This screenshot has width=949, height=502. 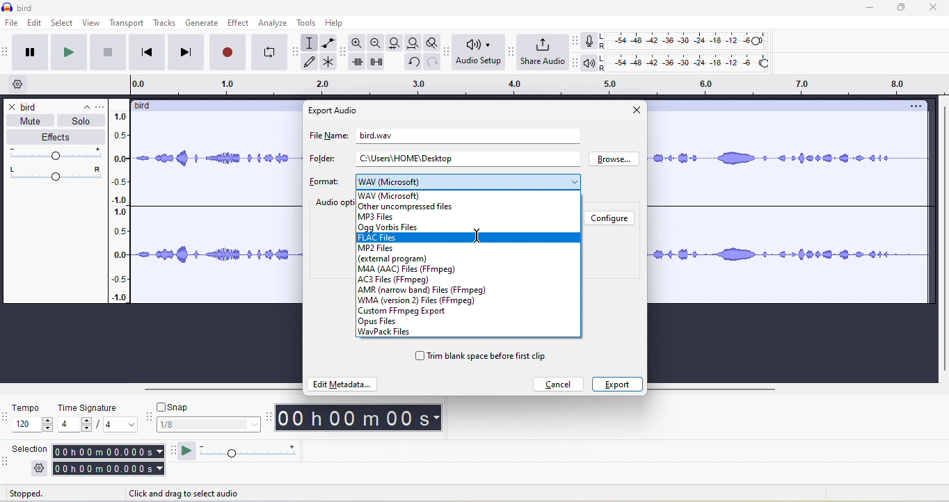 What do you see at coordinates (326, 138) in the screenshot?
I see `file name` at bounding box center [326, 138].